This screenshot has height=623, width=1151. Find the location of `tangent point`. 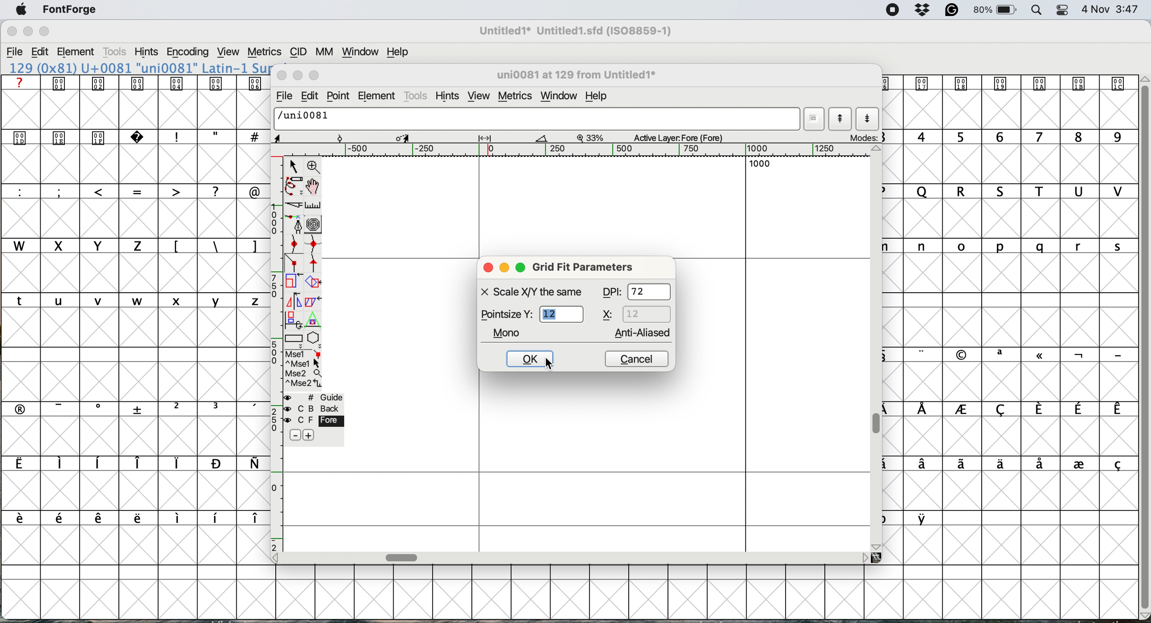

tangent point is located at coordinates (315, 265).